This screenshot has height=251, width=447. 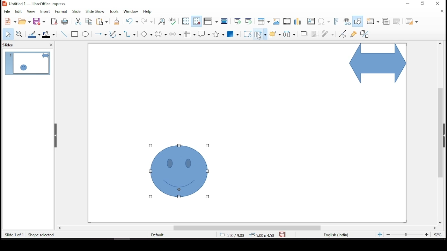 I want to click on align objects, so click(x=260, y=33).